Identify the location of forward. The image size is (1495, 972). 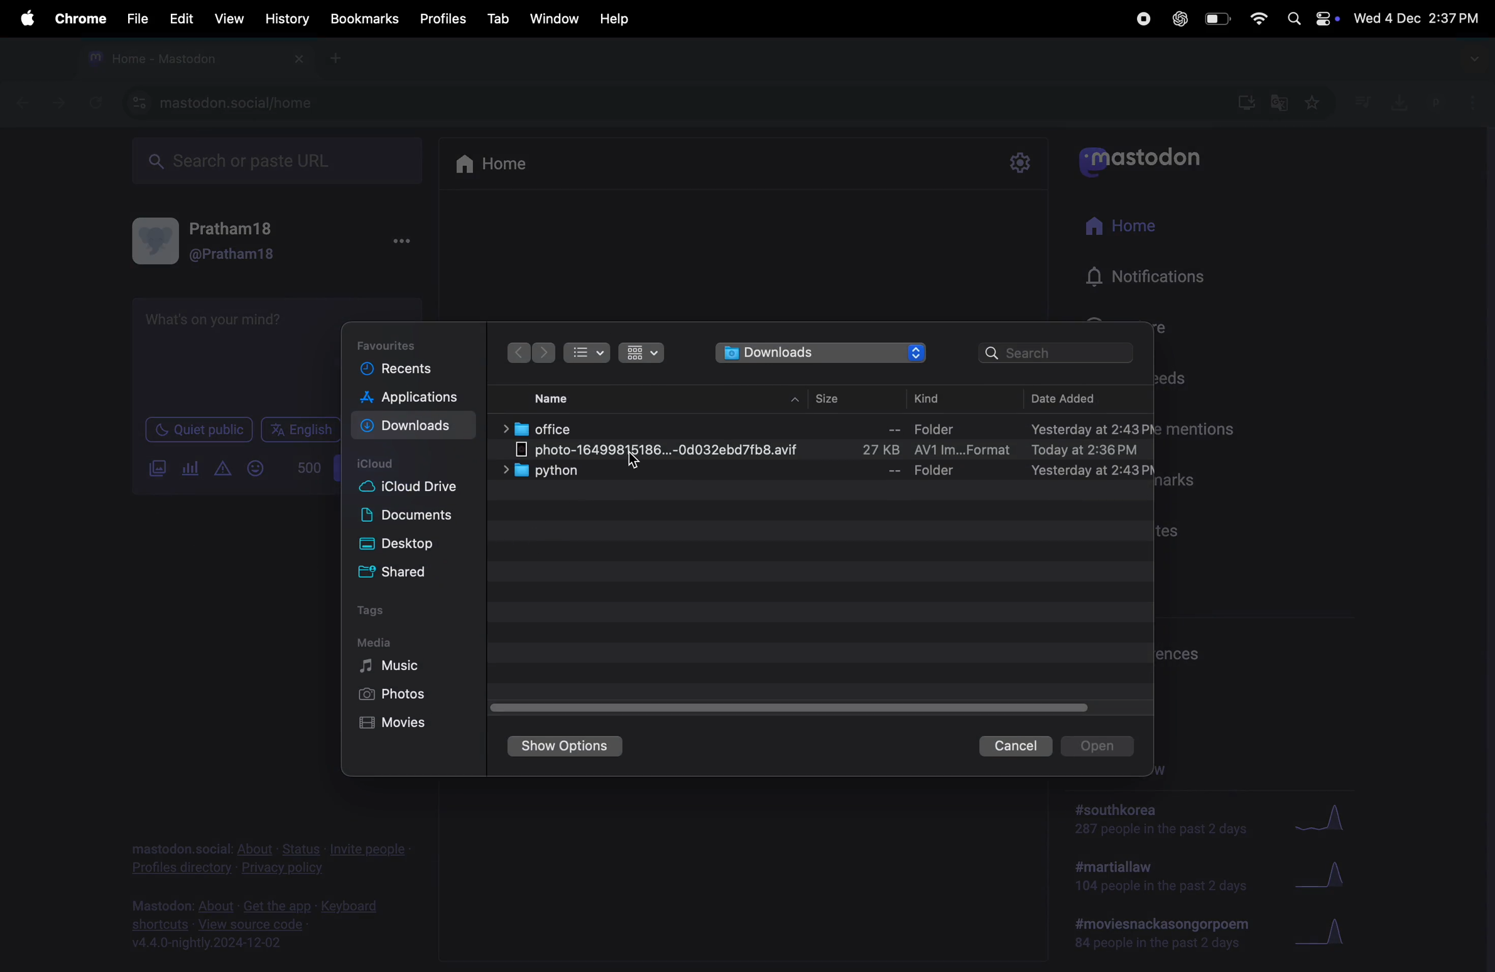
(58, 101).